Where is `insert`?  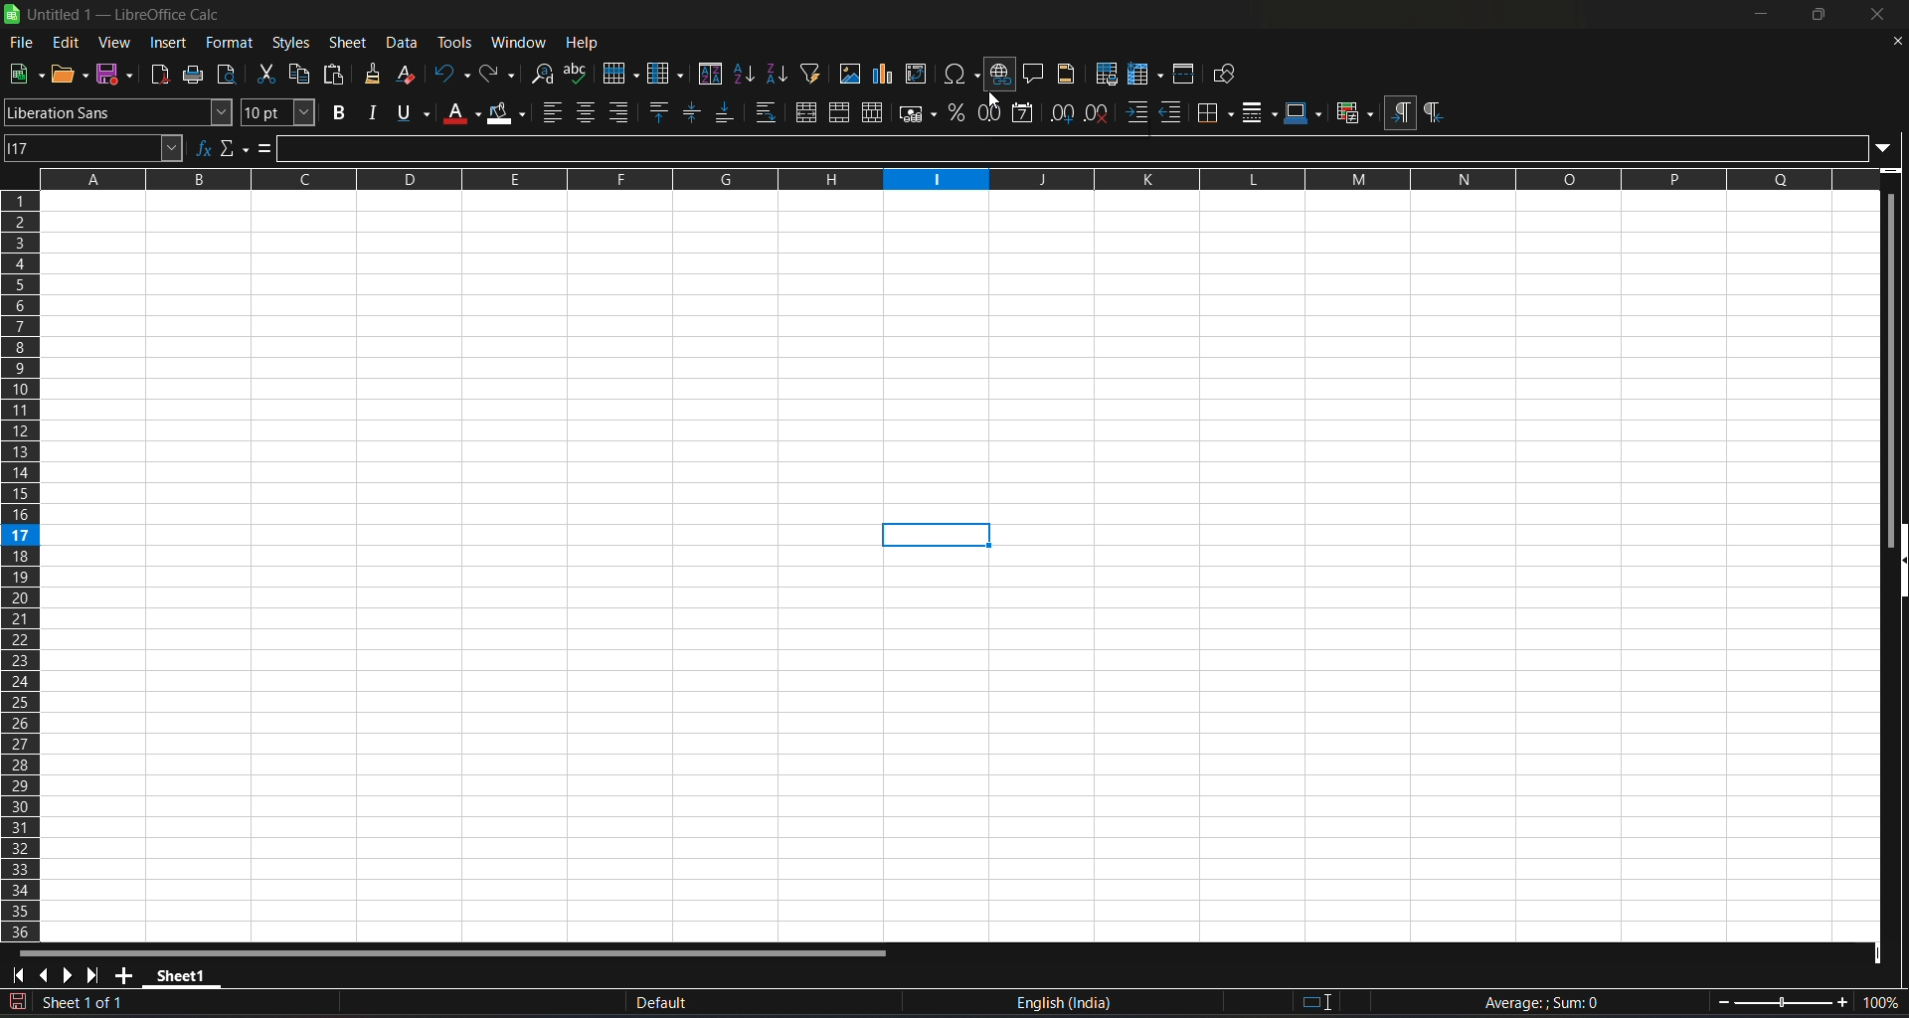
insert is located at coordinates (171, 43).